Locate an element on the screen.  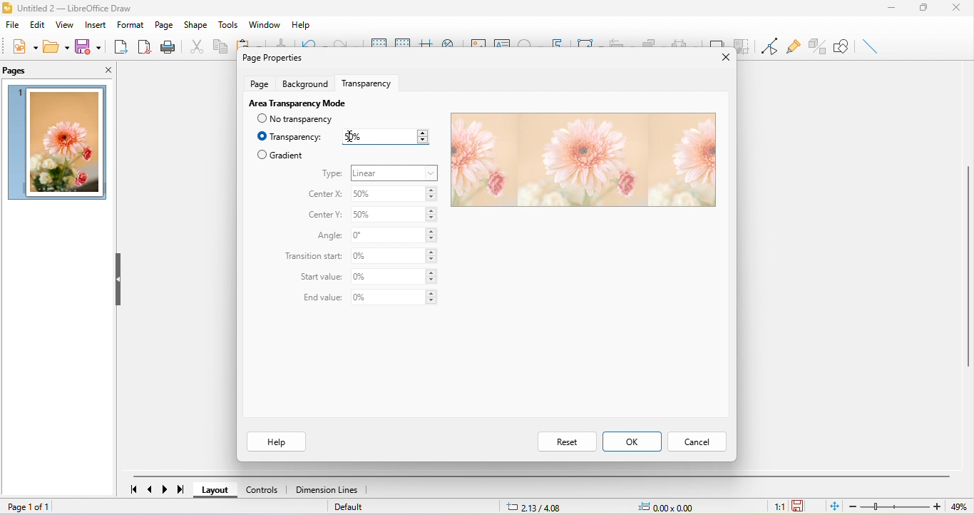
copy is located at coordinates (219, 46).